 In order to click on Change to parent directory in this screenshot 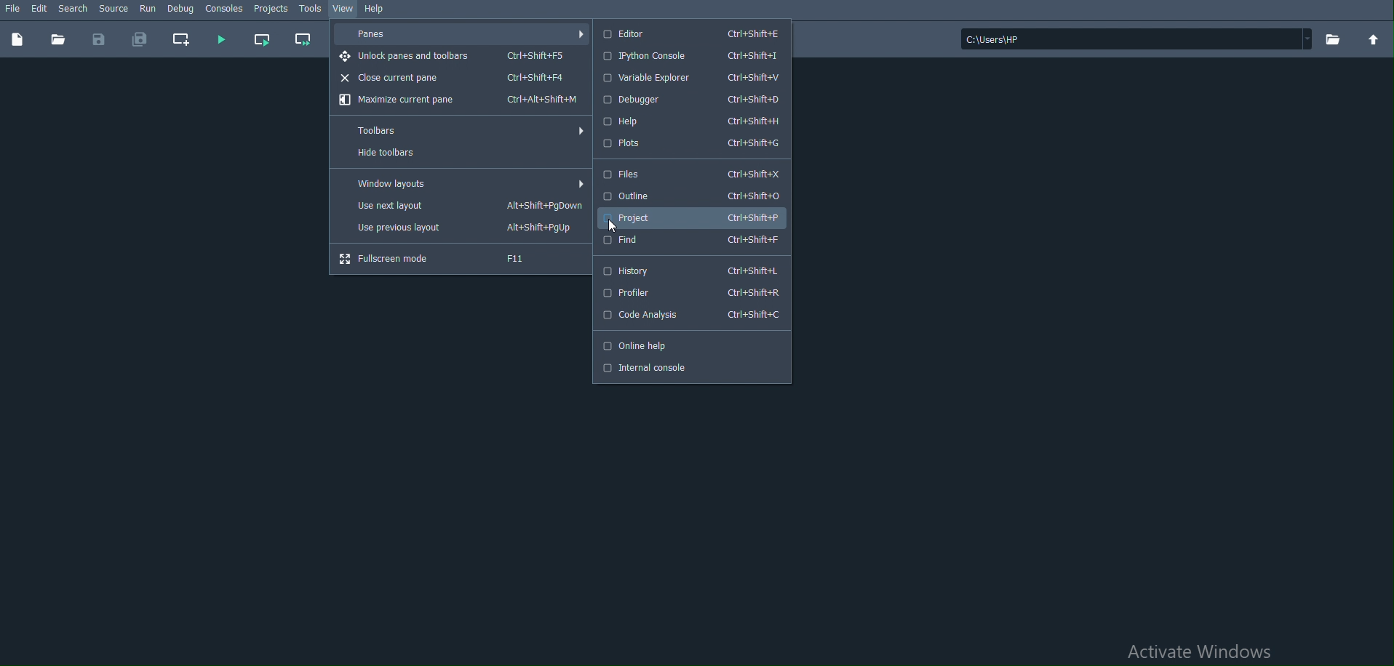, I will do `click(1374, 39)`.